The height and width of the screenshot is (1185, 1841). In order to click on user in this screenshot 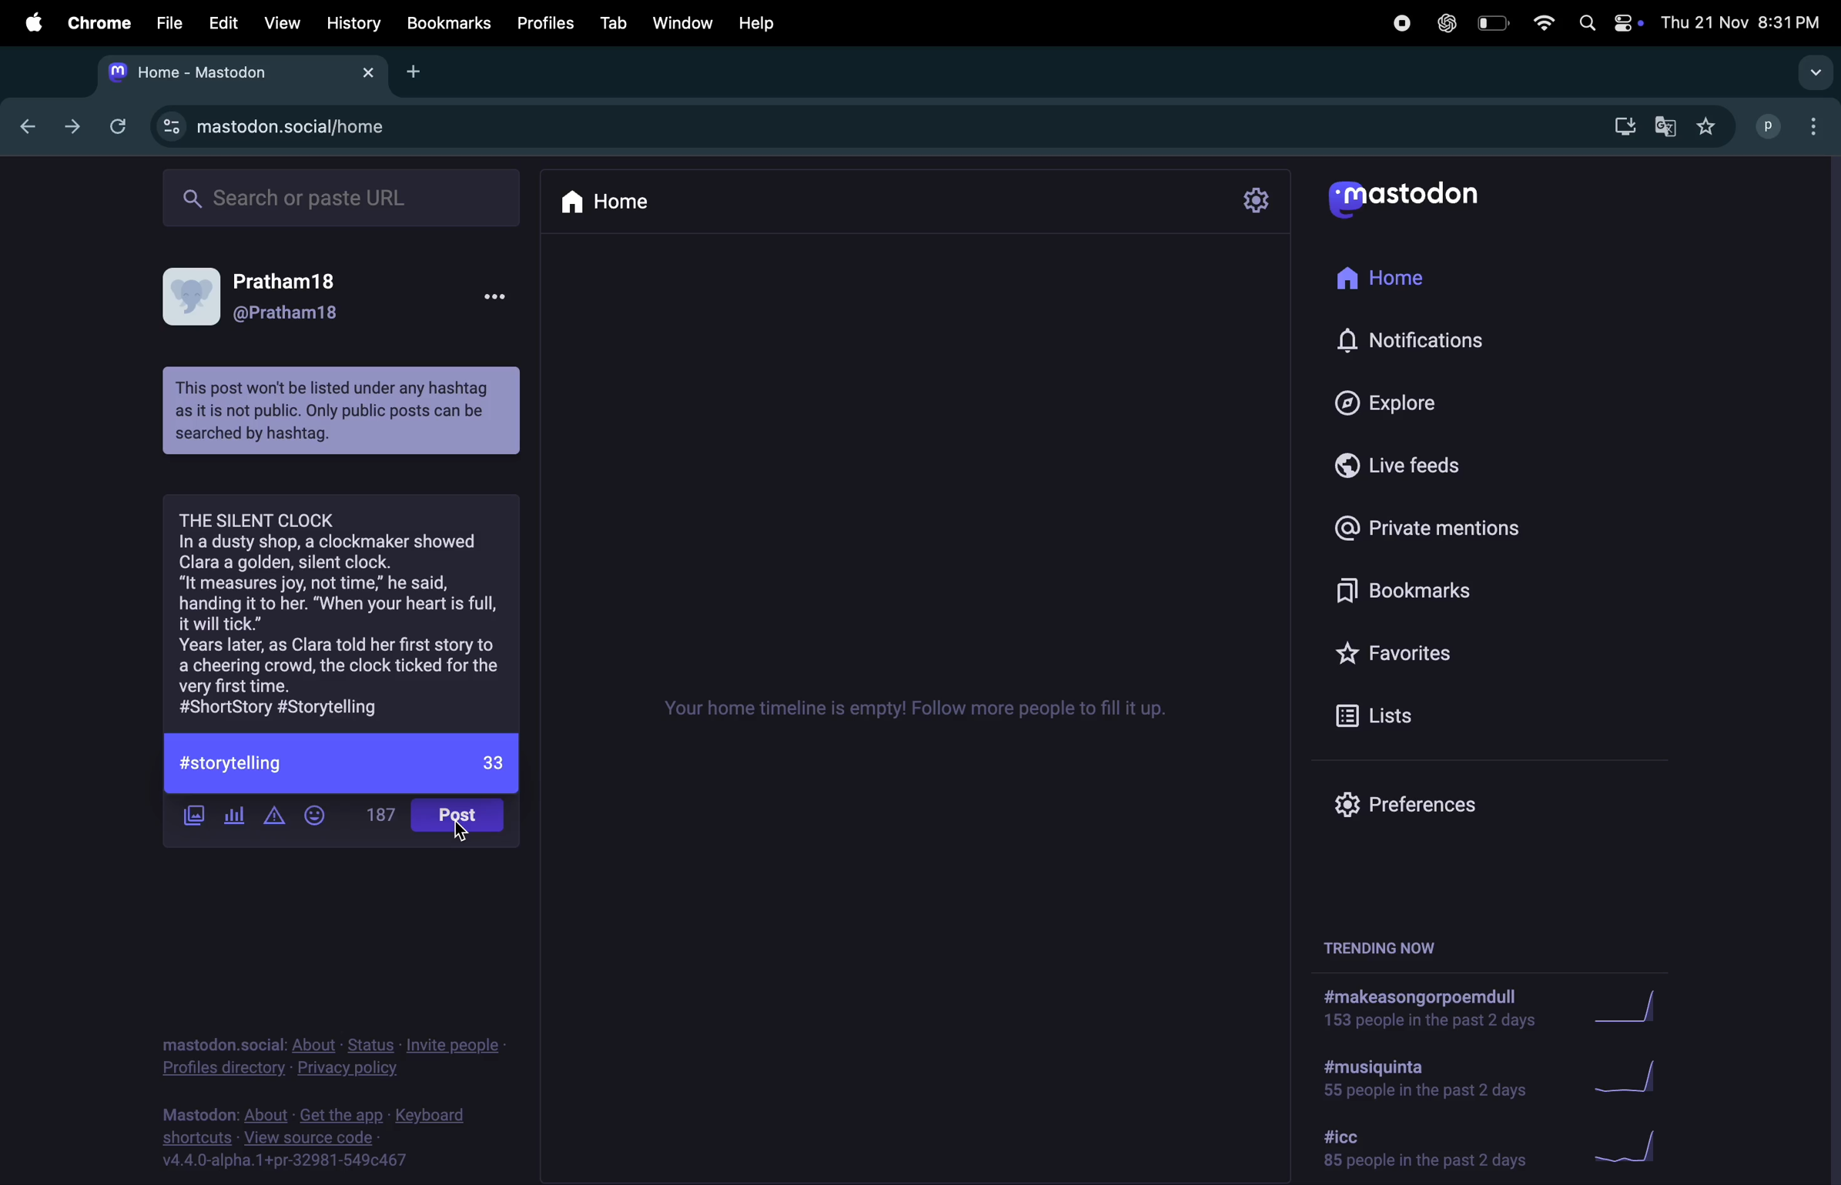, I will do `click(295, 280)`.